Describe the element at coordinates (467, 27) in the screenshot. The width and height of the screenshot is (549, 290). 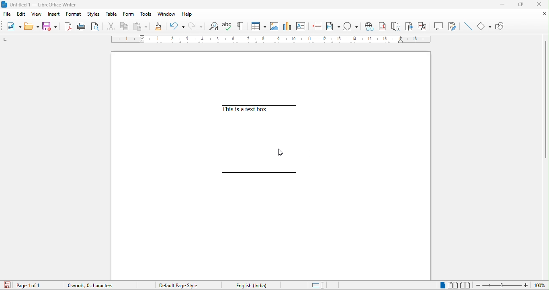
I see `insert line` at that location.